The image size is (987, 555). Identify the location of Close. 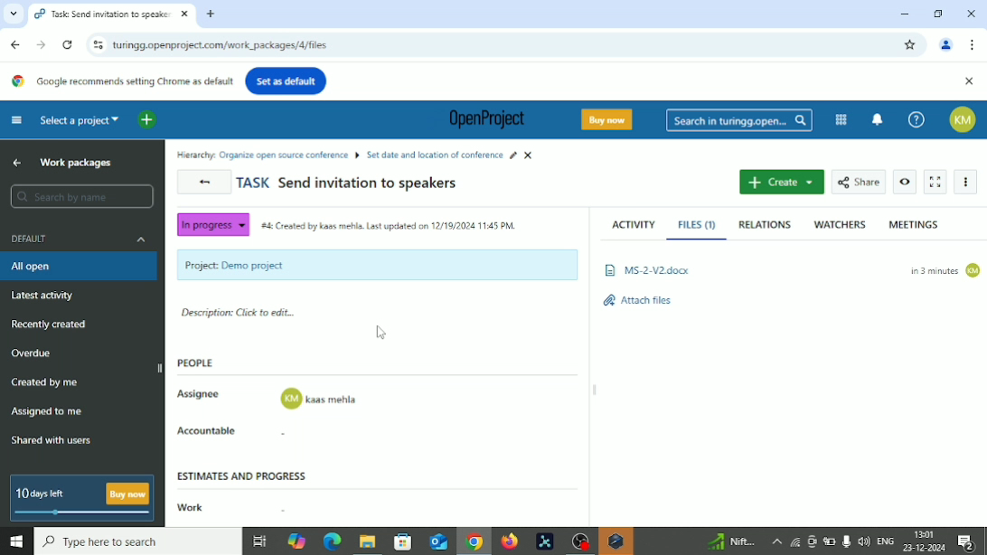
(971, 14).